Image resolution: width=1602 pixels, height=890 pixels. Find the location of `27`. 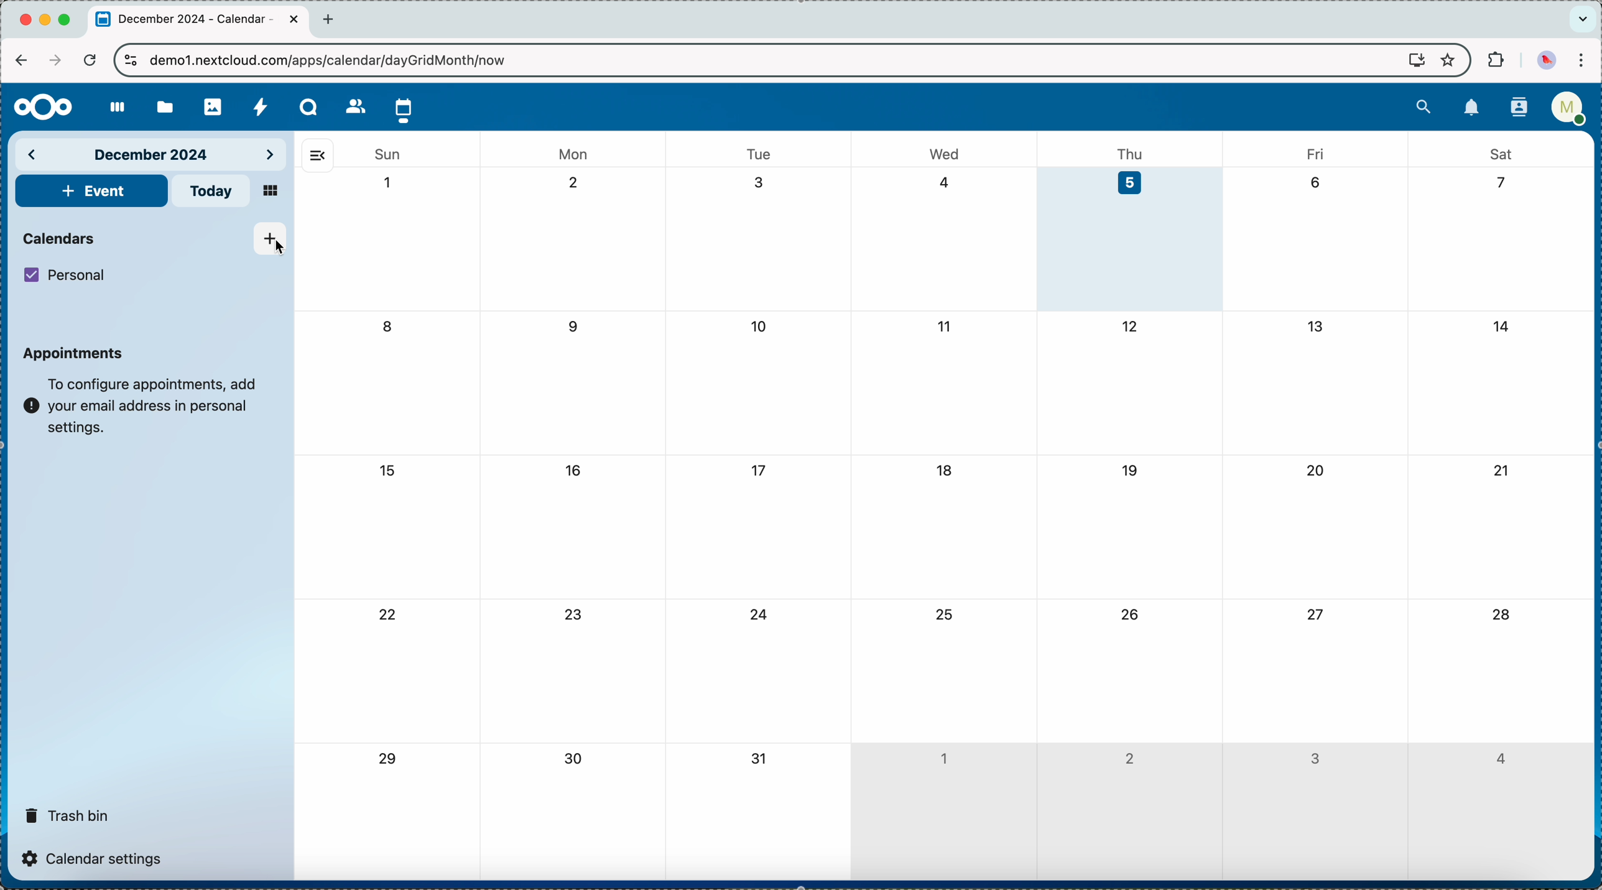

27 is located at coordinates (1313, 613).